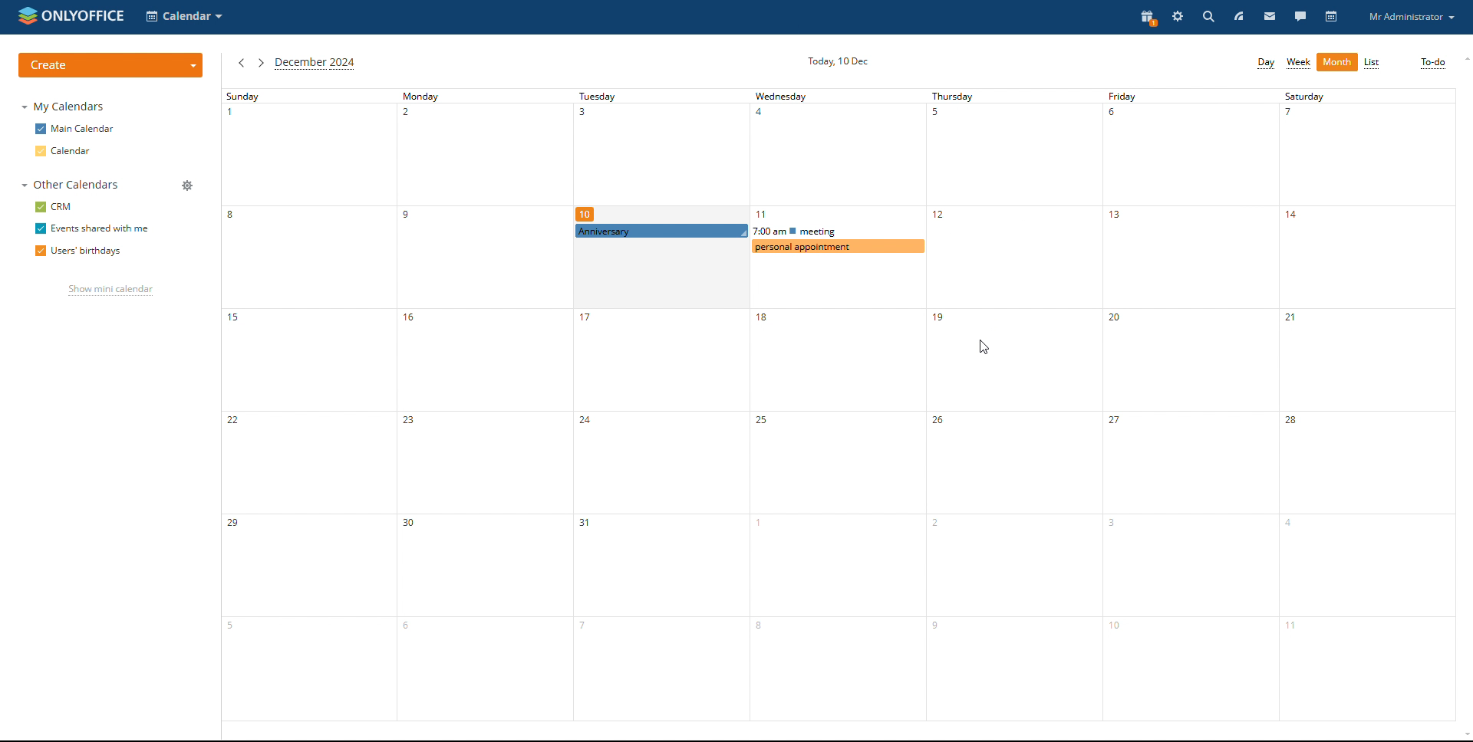 The width and height of the screenshot is (1473, 742). Describe the element at coordinates (809, 270) in the screenshot. I see `cursor` at that location.